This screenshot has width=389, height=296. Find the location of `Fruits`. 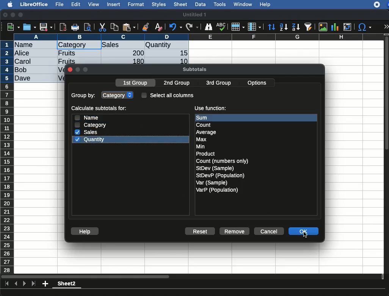

Fruits is located at coordinates (67, 61).